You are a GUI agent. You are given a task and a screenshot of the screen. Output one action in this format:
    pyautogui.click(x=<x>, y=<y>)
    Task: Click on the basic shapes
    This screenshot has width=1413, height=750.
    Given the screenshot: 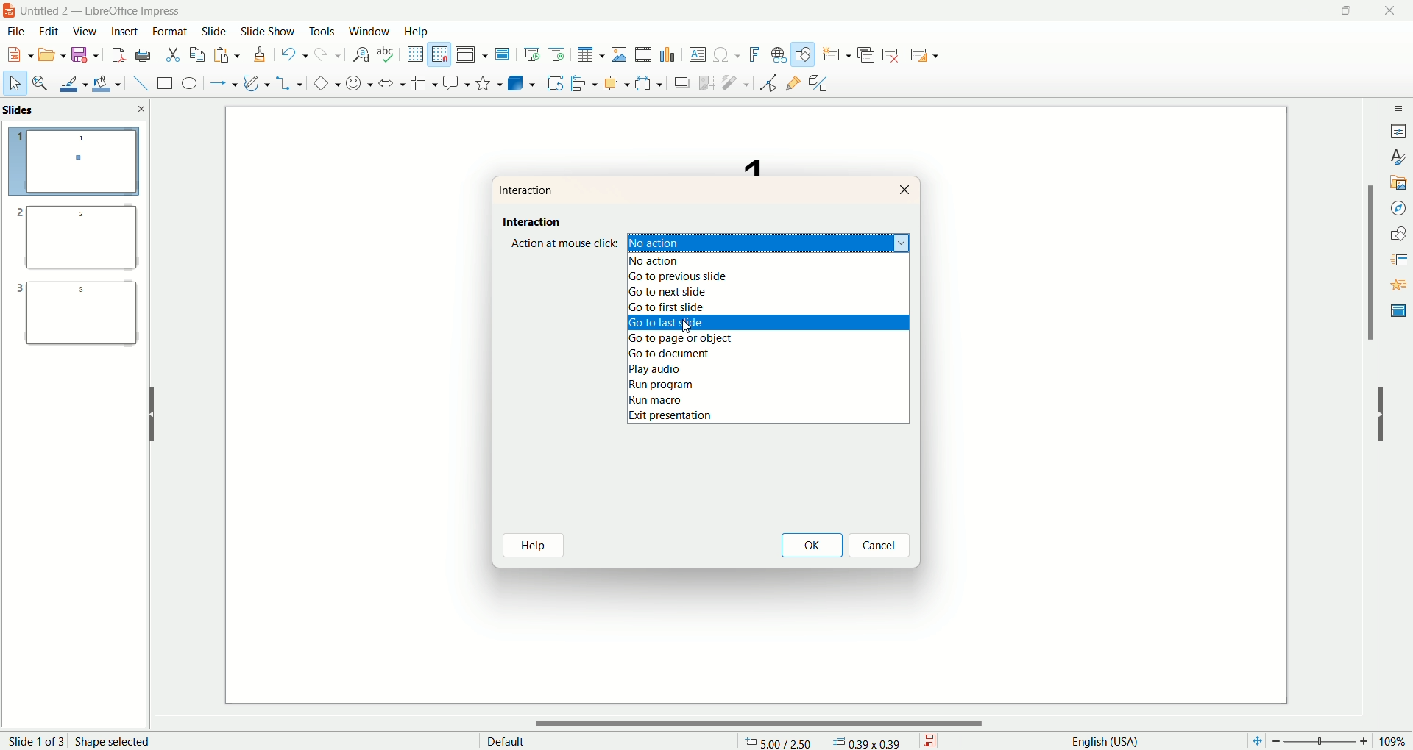 What is the action you would take?
    pyautogui.click(x=323, y=84)
    